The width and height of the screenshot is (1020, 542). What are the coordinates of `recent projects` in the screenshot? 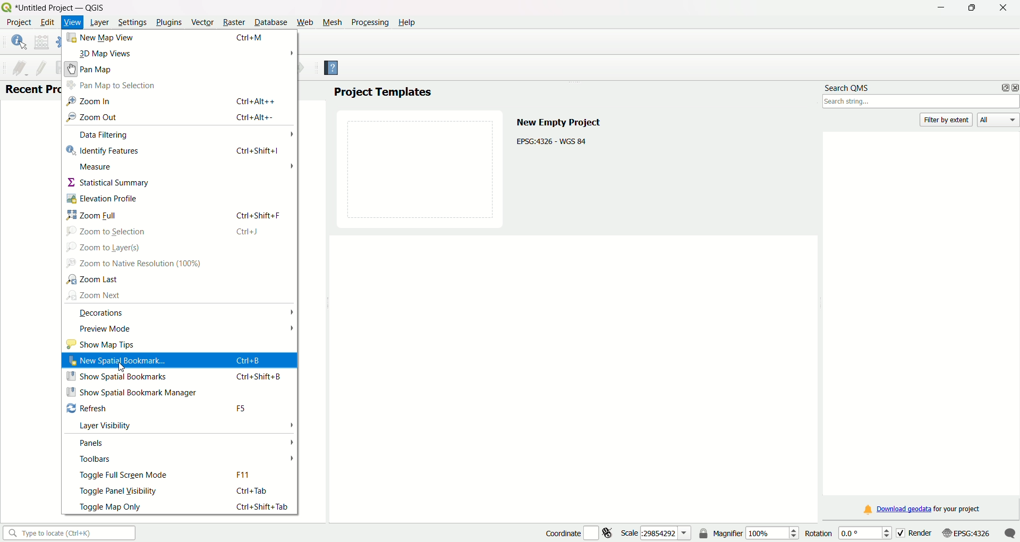 It's located at (32, 90).